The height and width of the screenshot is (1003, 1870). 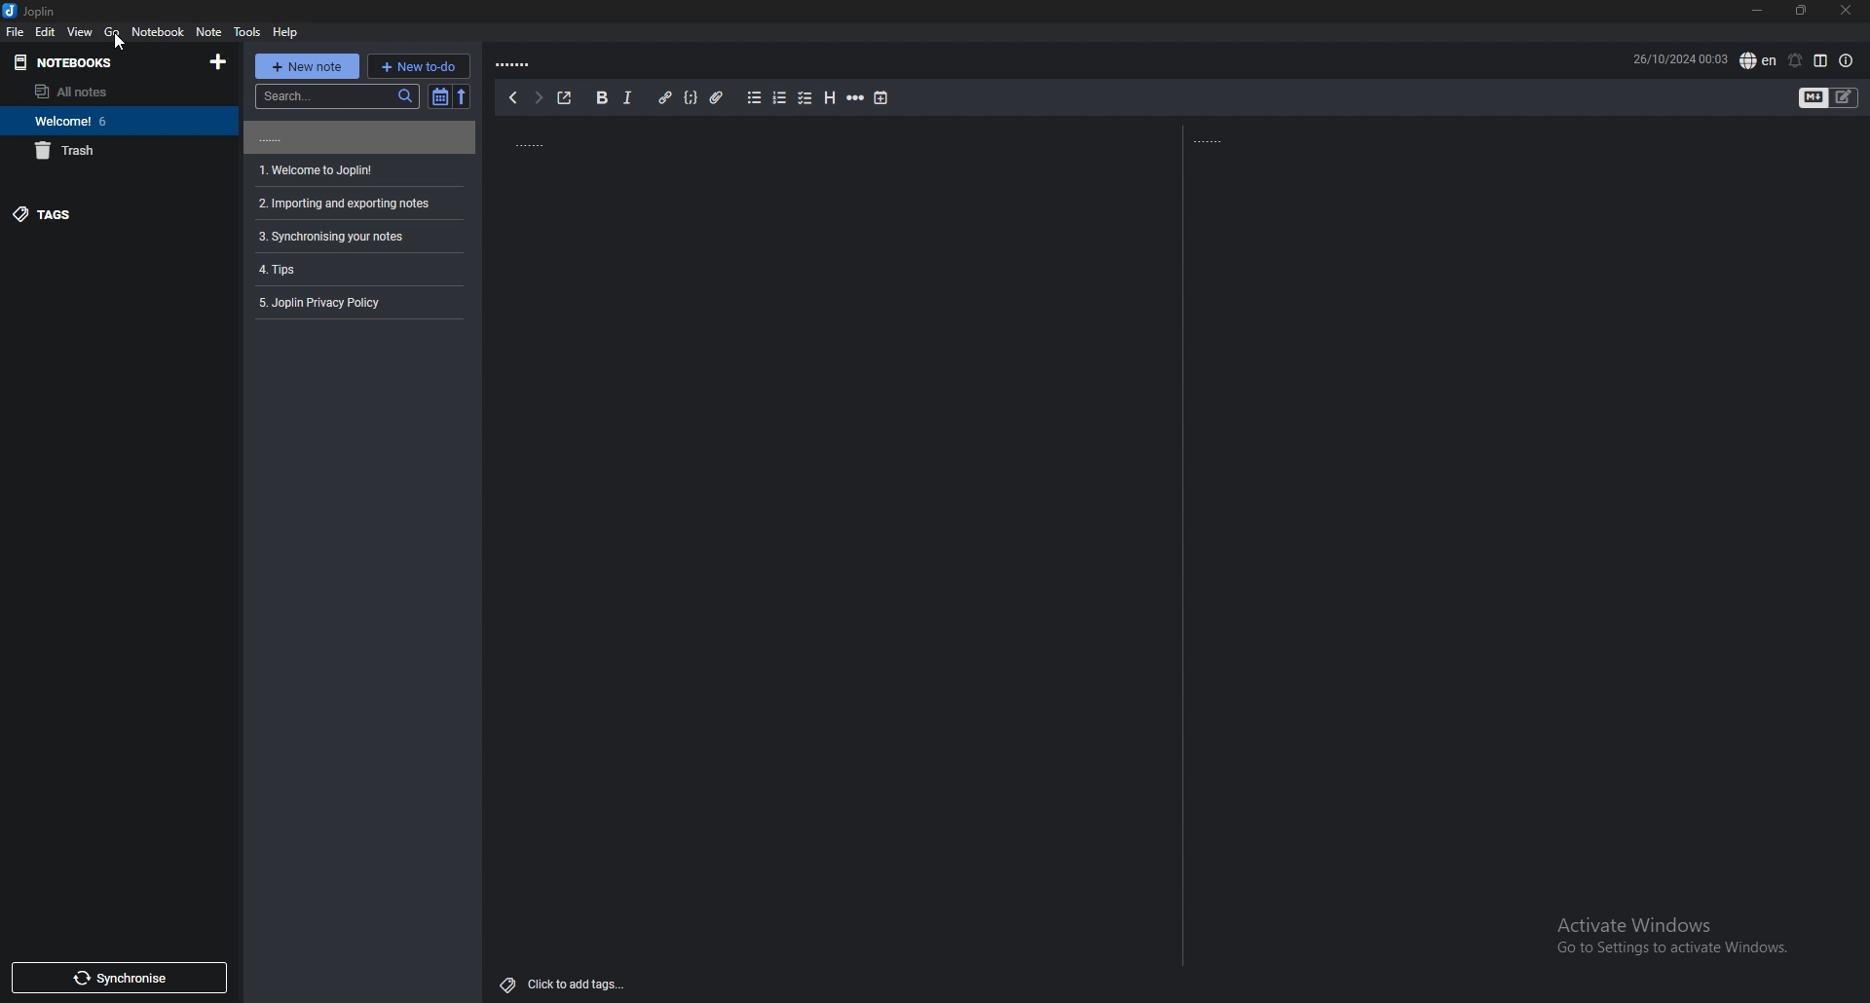 I want to click on checkbox, so click(x=804, y=98).